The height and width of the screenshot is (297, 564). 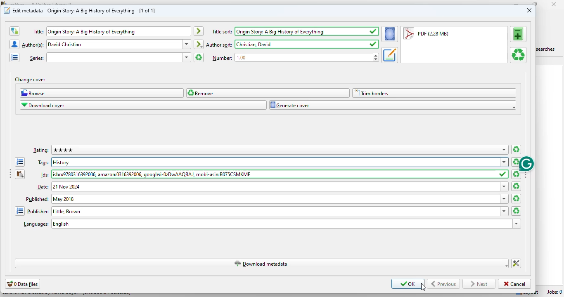 I want to click on Ids:, so click(x=275, y=174).